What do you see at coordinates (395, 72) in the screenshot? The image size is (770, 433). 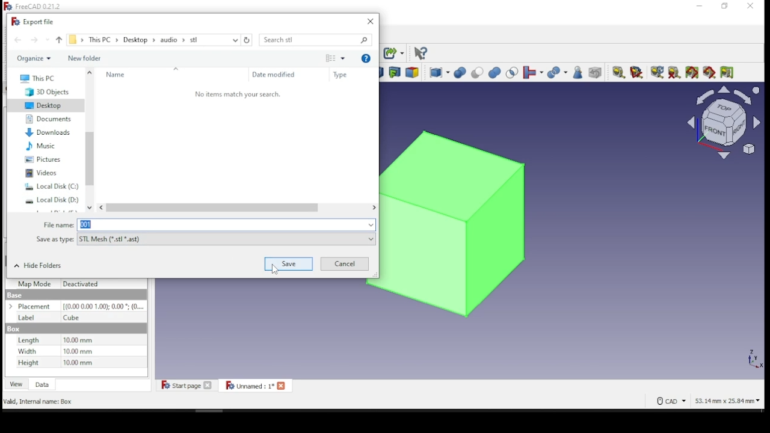 I see `make link` at bounding box center [395, 72].